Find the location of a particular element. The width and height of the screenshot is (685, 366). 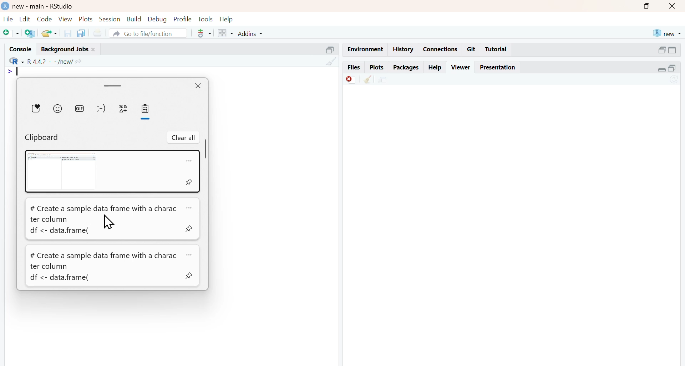

Clipboard  is located at coordinates (42, 138).